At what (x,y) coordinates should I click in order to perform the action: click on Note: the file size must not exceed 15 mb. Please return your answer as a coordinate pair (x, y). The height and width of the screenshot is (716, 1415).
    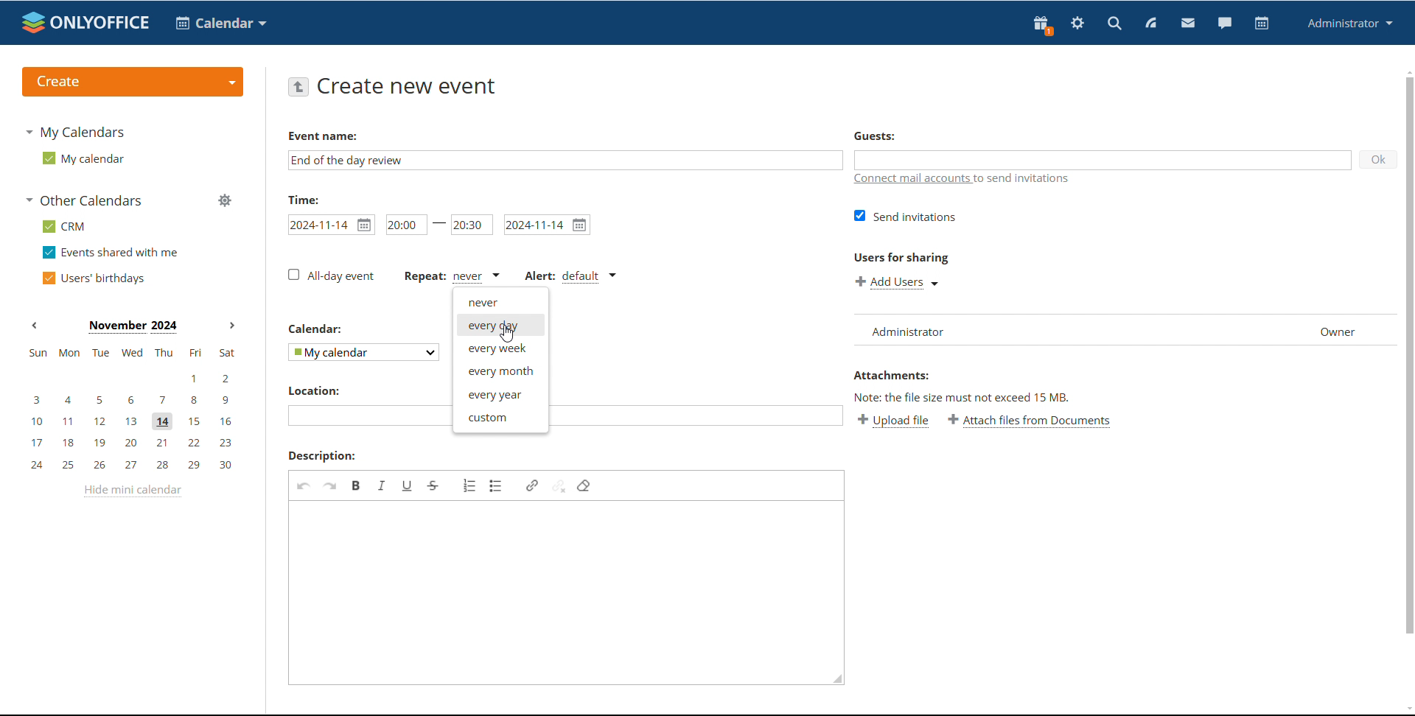
    Looking at the image, I should click on (963, 397).